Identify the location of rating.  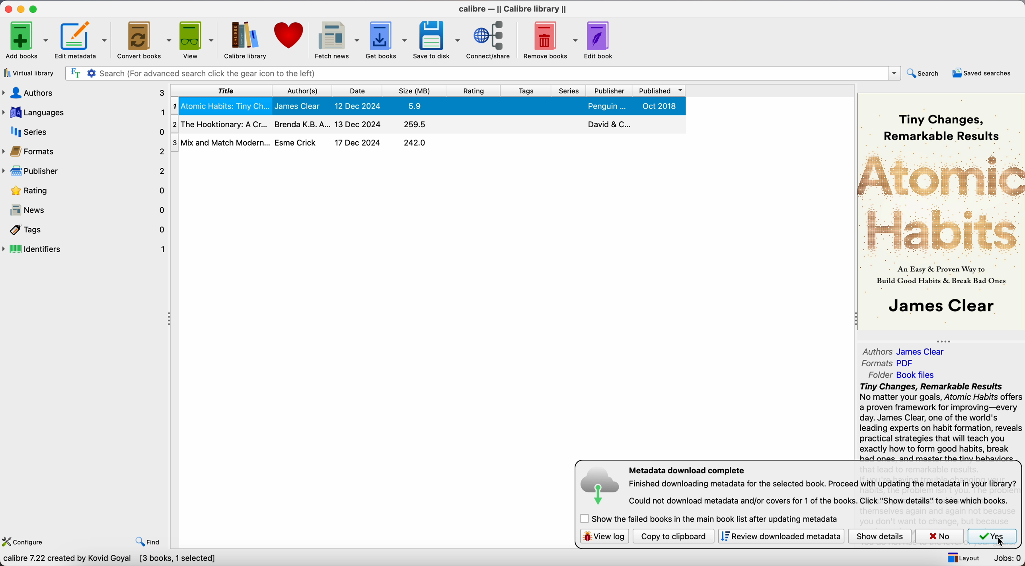
(87, 191).